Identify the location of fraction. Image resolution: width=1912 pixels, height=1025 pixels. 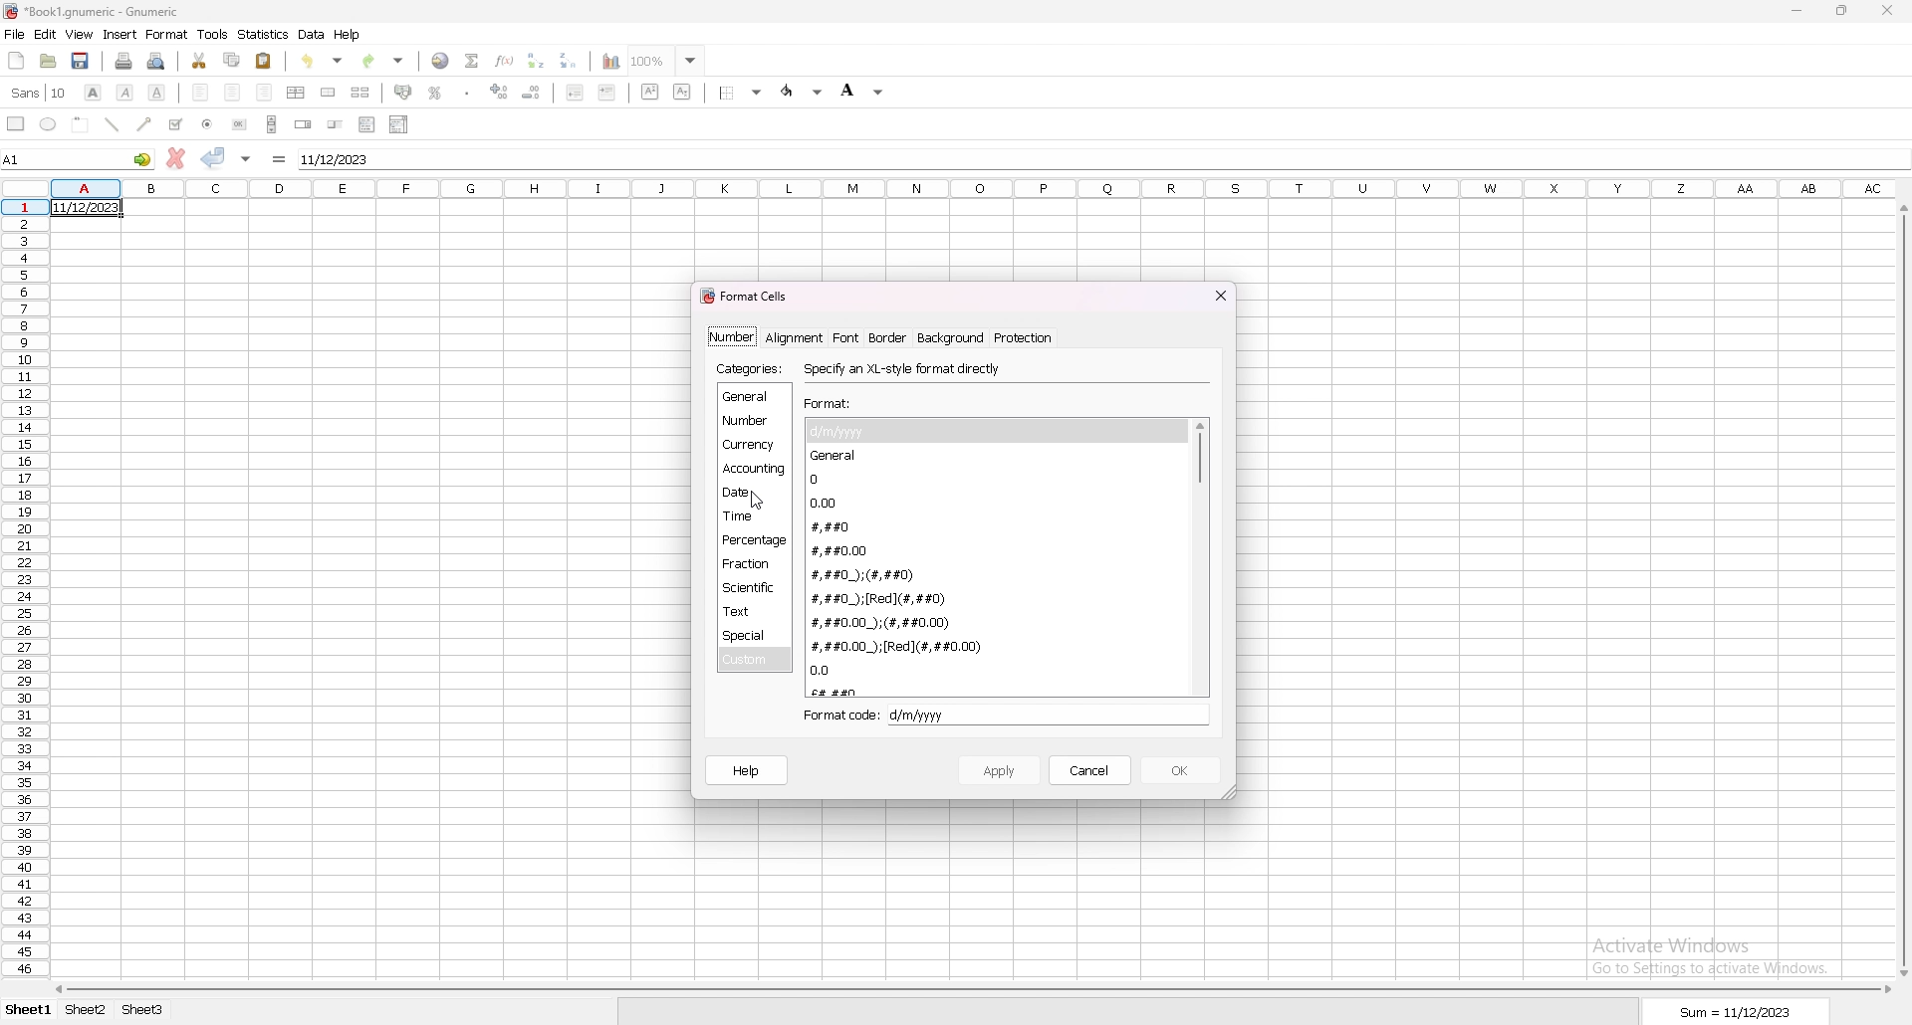
(750, 563).